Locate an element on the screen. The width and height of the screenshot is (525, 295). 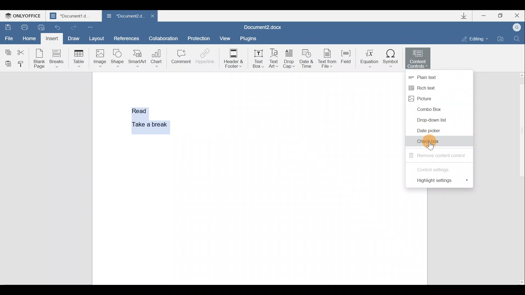
Symbol is located at coordinates (392, 58).